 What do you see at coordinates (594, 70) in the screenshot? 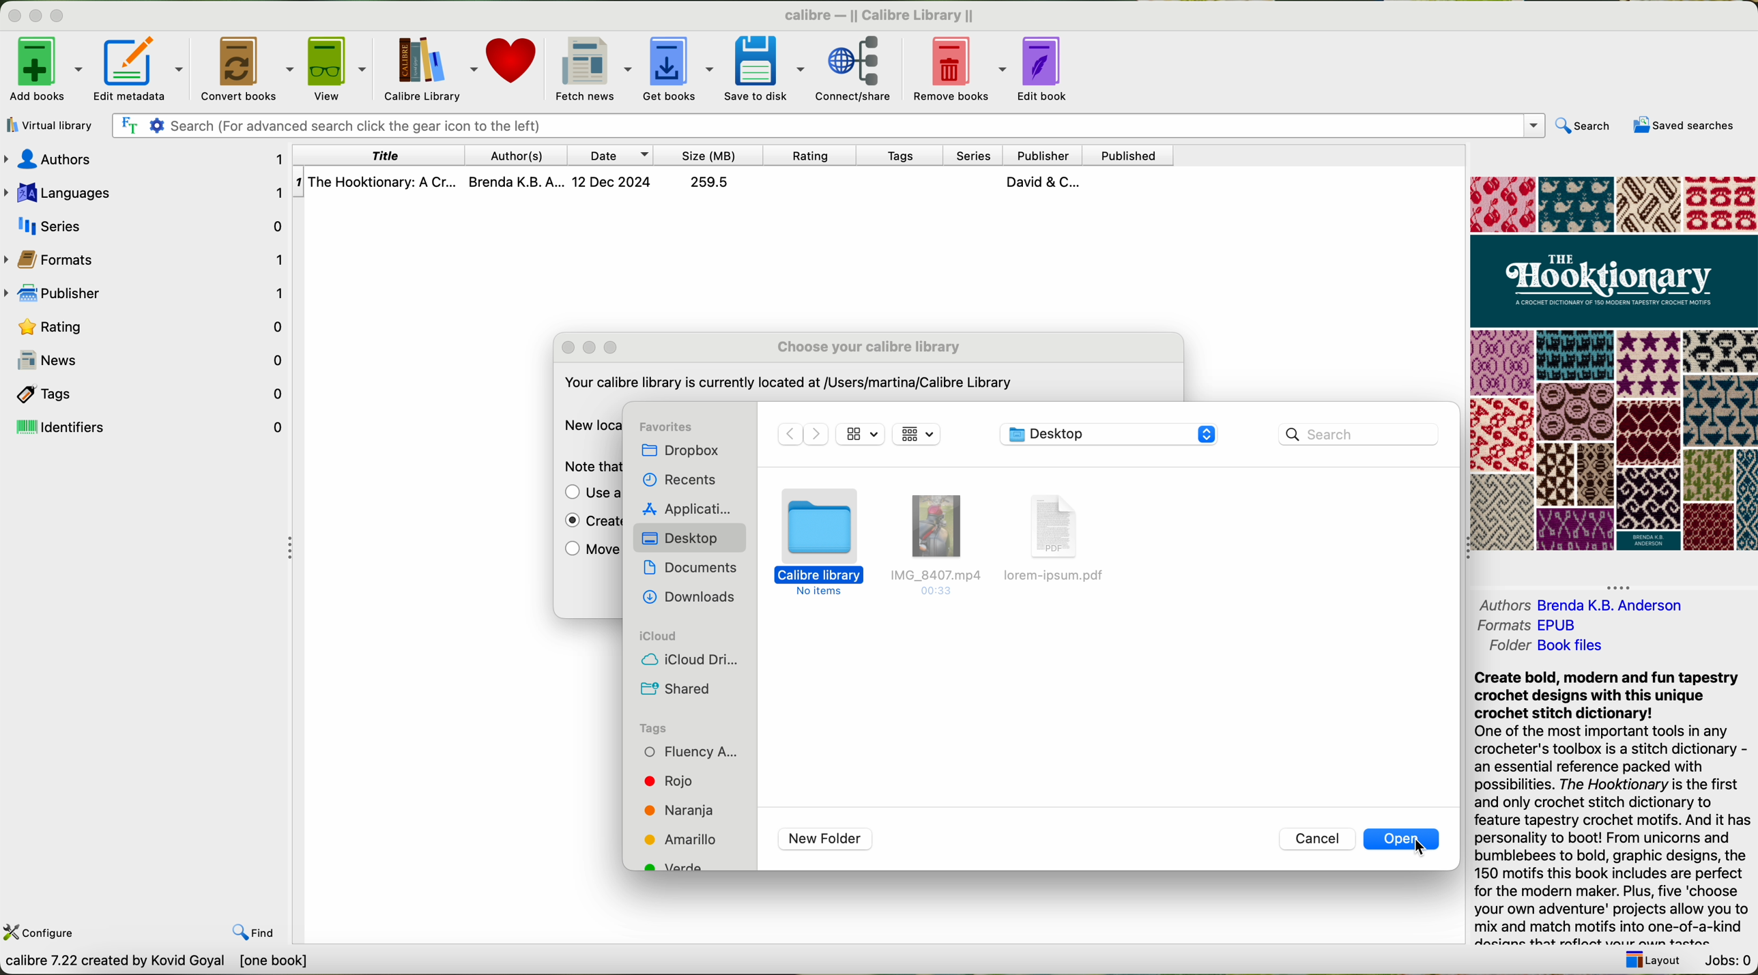
I see `fetch news` at bounding box center [594, 70].